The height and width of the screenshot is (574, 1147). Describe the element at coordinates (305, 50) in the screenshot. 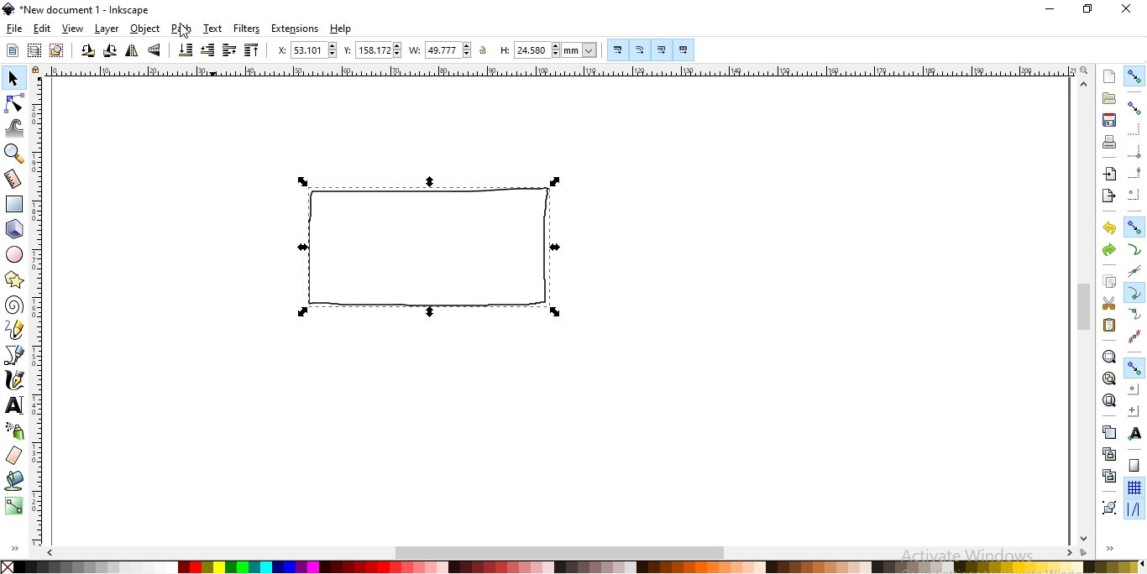

I see `horizontal coordinate of selection` at that location.